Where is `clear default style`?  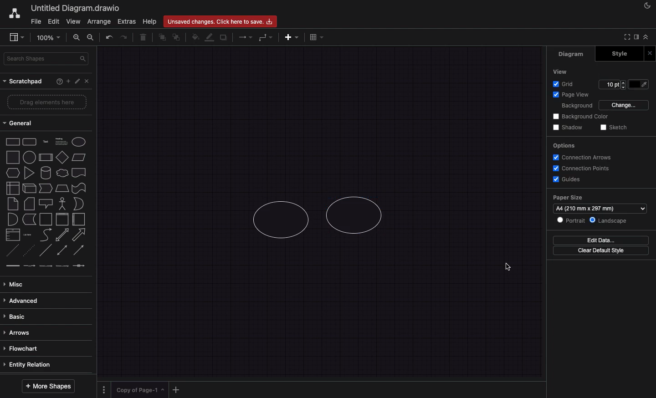 clear default style is located at coordinates (601, 250).